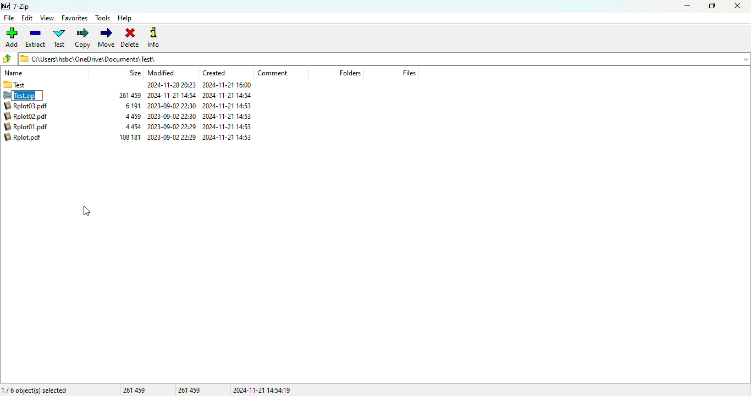  I want to click on 2024-11-21 14:53, so click(229, 137).